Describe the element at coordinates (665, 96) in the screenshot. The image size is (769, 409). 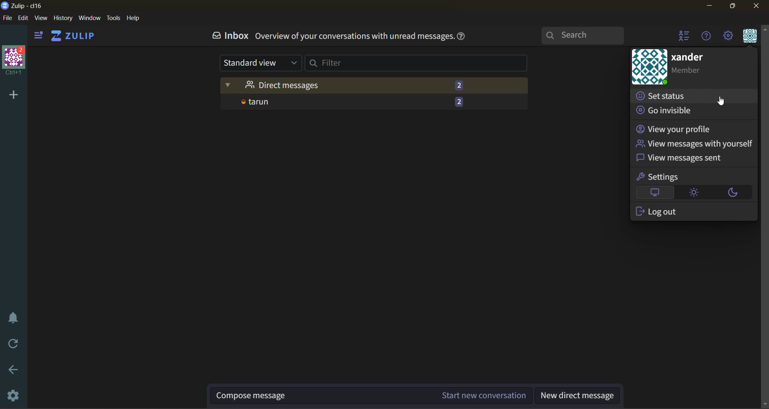
I see `set status` at that location.